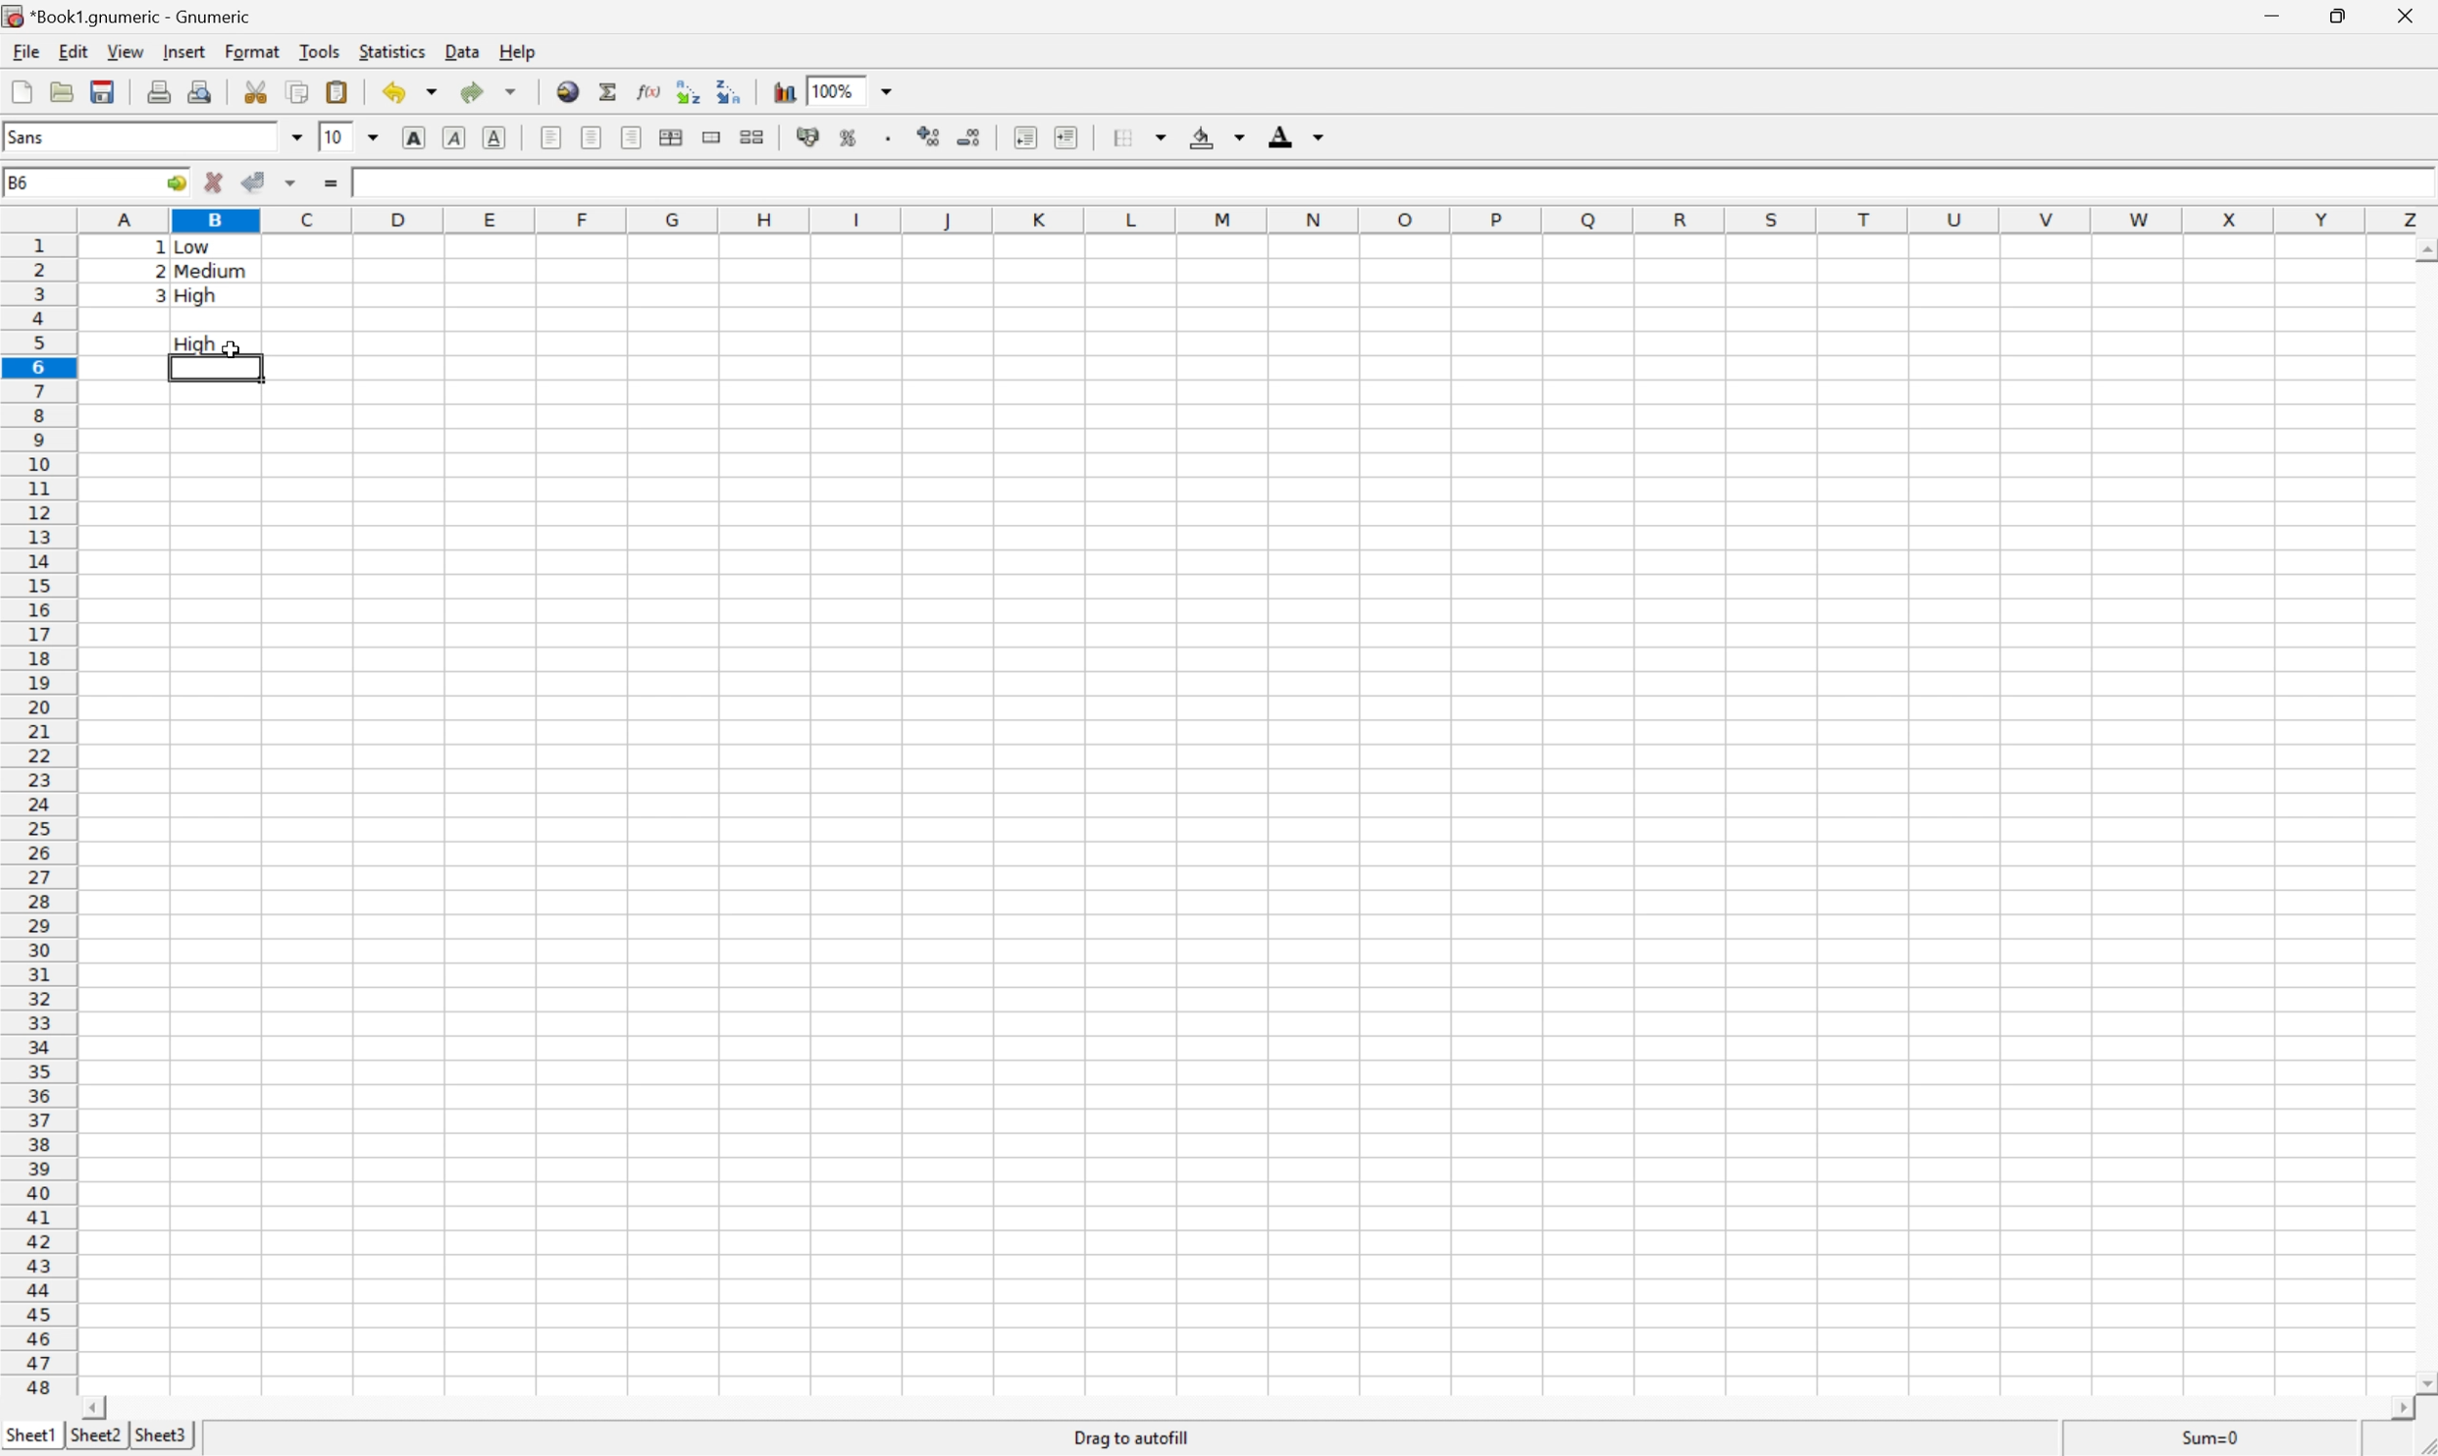 Image resolution: width=2438 pixels, height=1456 pixels. Describe the element at coordinates (2394, 1406) in the screenshot. I see `Scroll Right` at that location.